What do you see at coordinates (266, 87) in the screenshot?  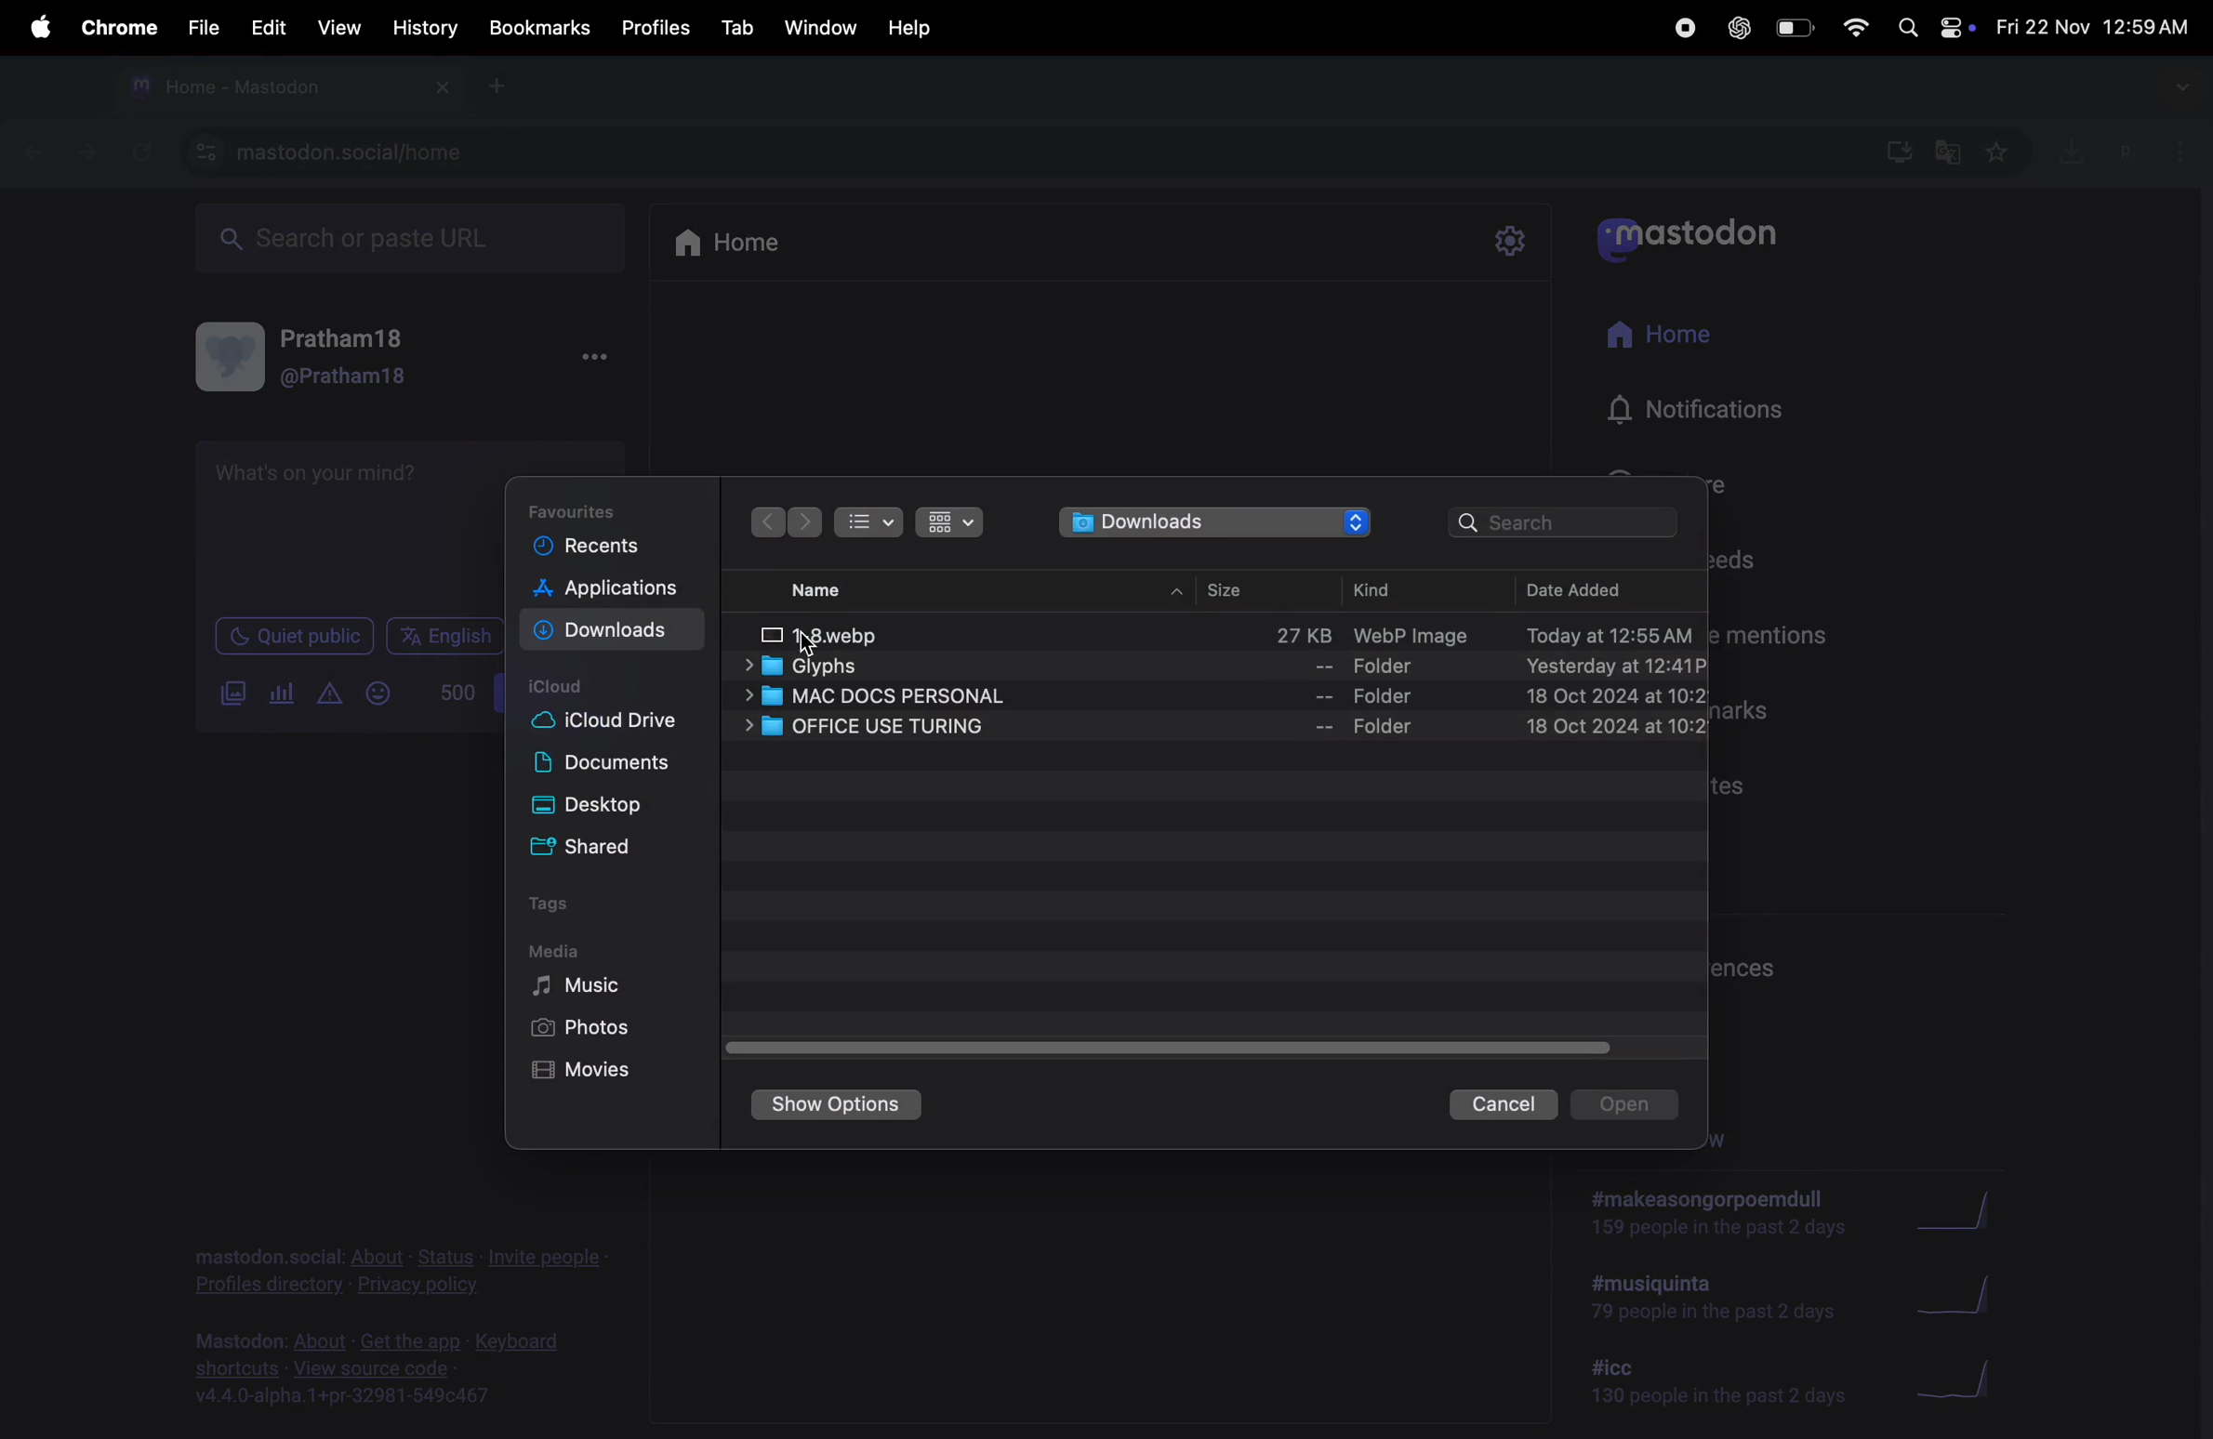 I see `tab mastodon` at bounding box center [266, 87].